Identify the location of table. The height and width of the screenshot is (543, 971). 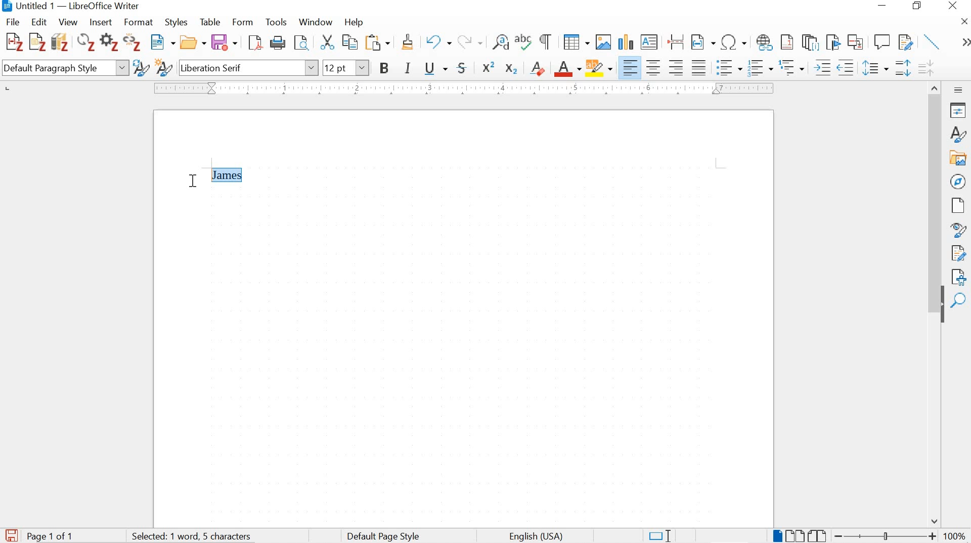
(210, 22).